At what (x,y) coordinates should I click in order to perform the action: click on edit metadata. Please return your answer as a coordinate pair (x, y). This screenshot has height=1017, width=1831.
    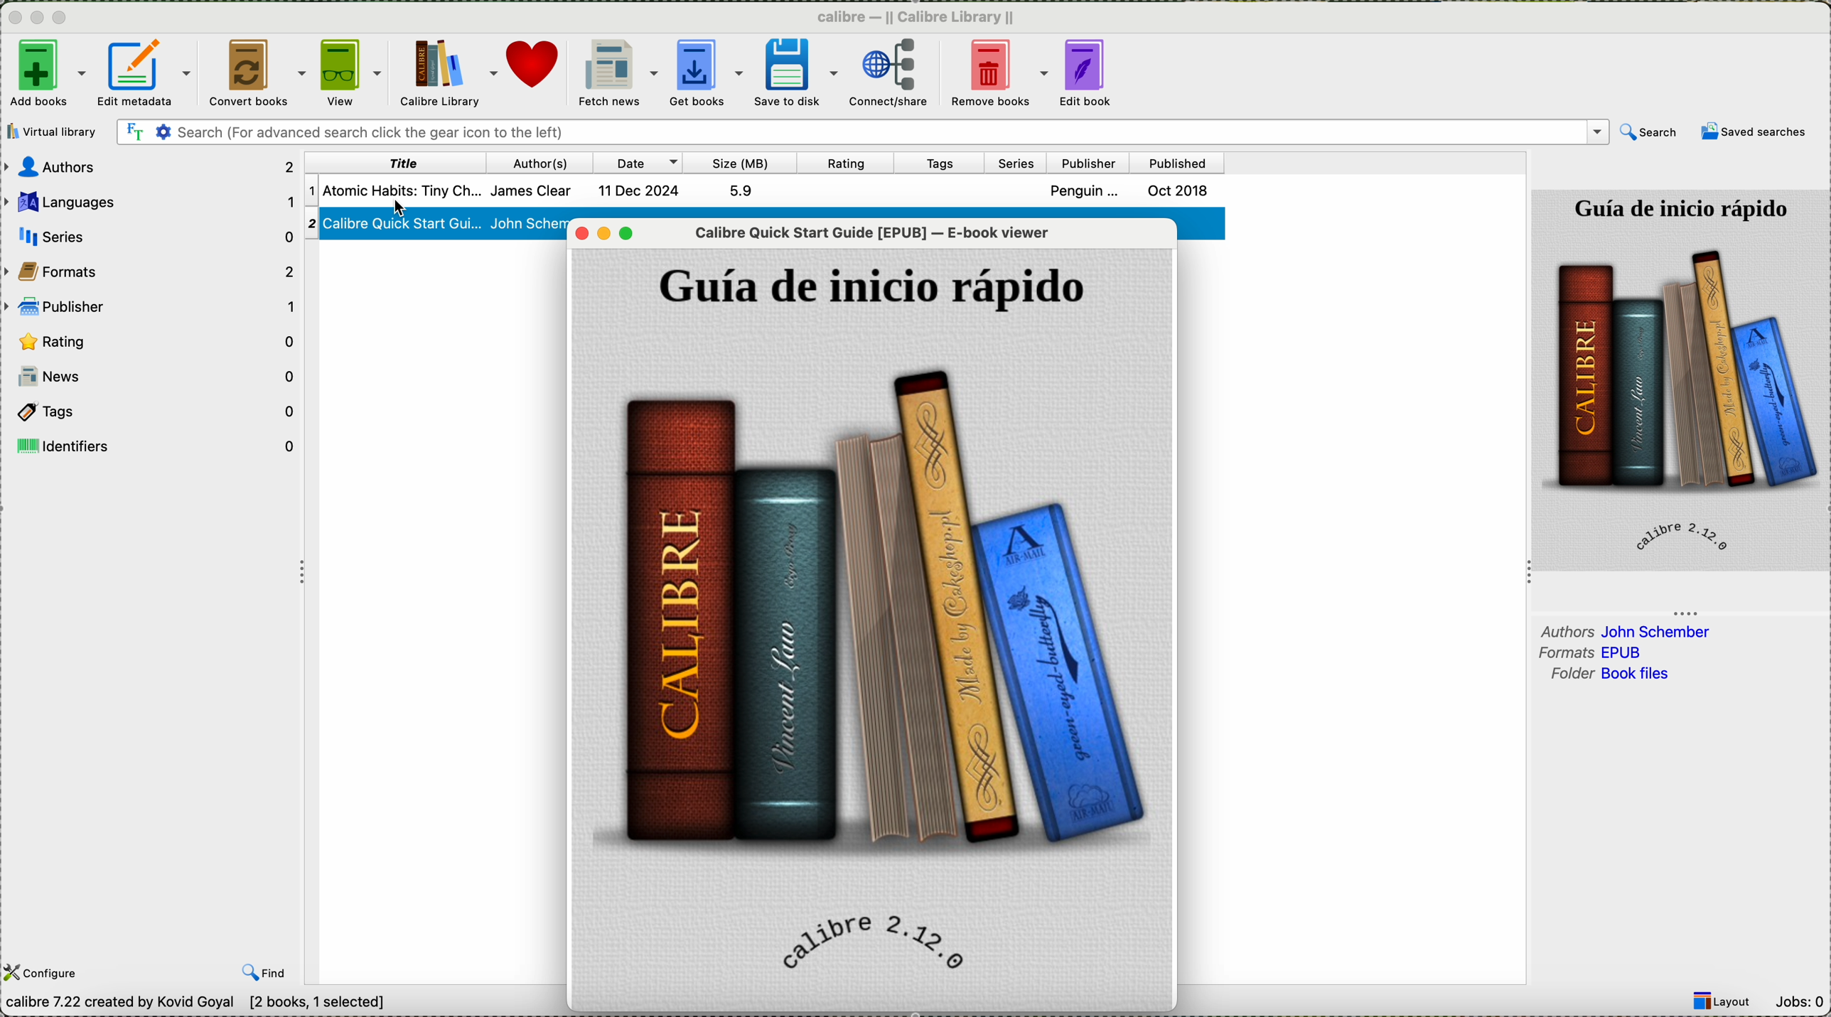
    Looking at the image, I should click on (143, 73).